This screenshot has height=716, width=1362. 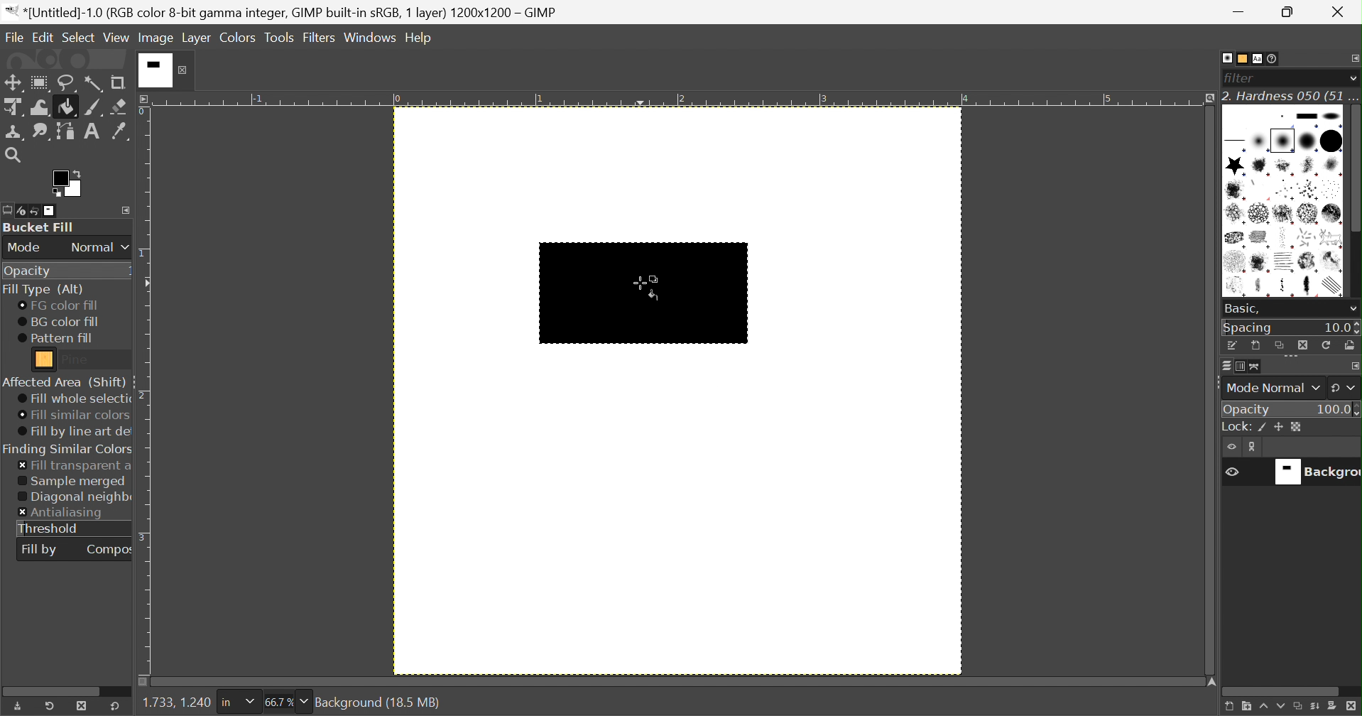 I want to click on Delete this brush, so click(x=1302, y=345).